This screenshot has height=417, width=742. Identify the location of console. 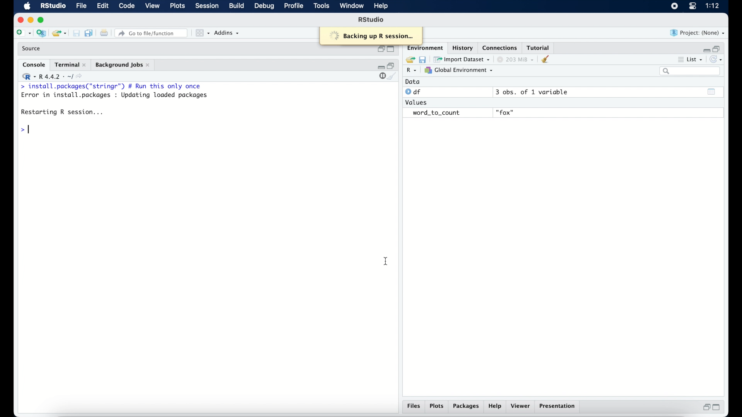
(34, 65).